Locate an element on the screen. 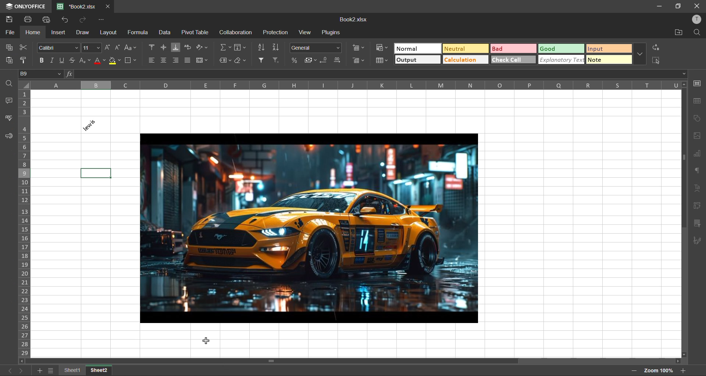  formula bar is located at coordinates (376, 74).